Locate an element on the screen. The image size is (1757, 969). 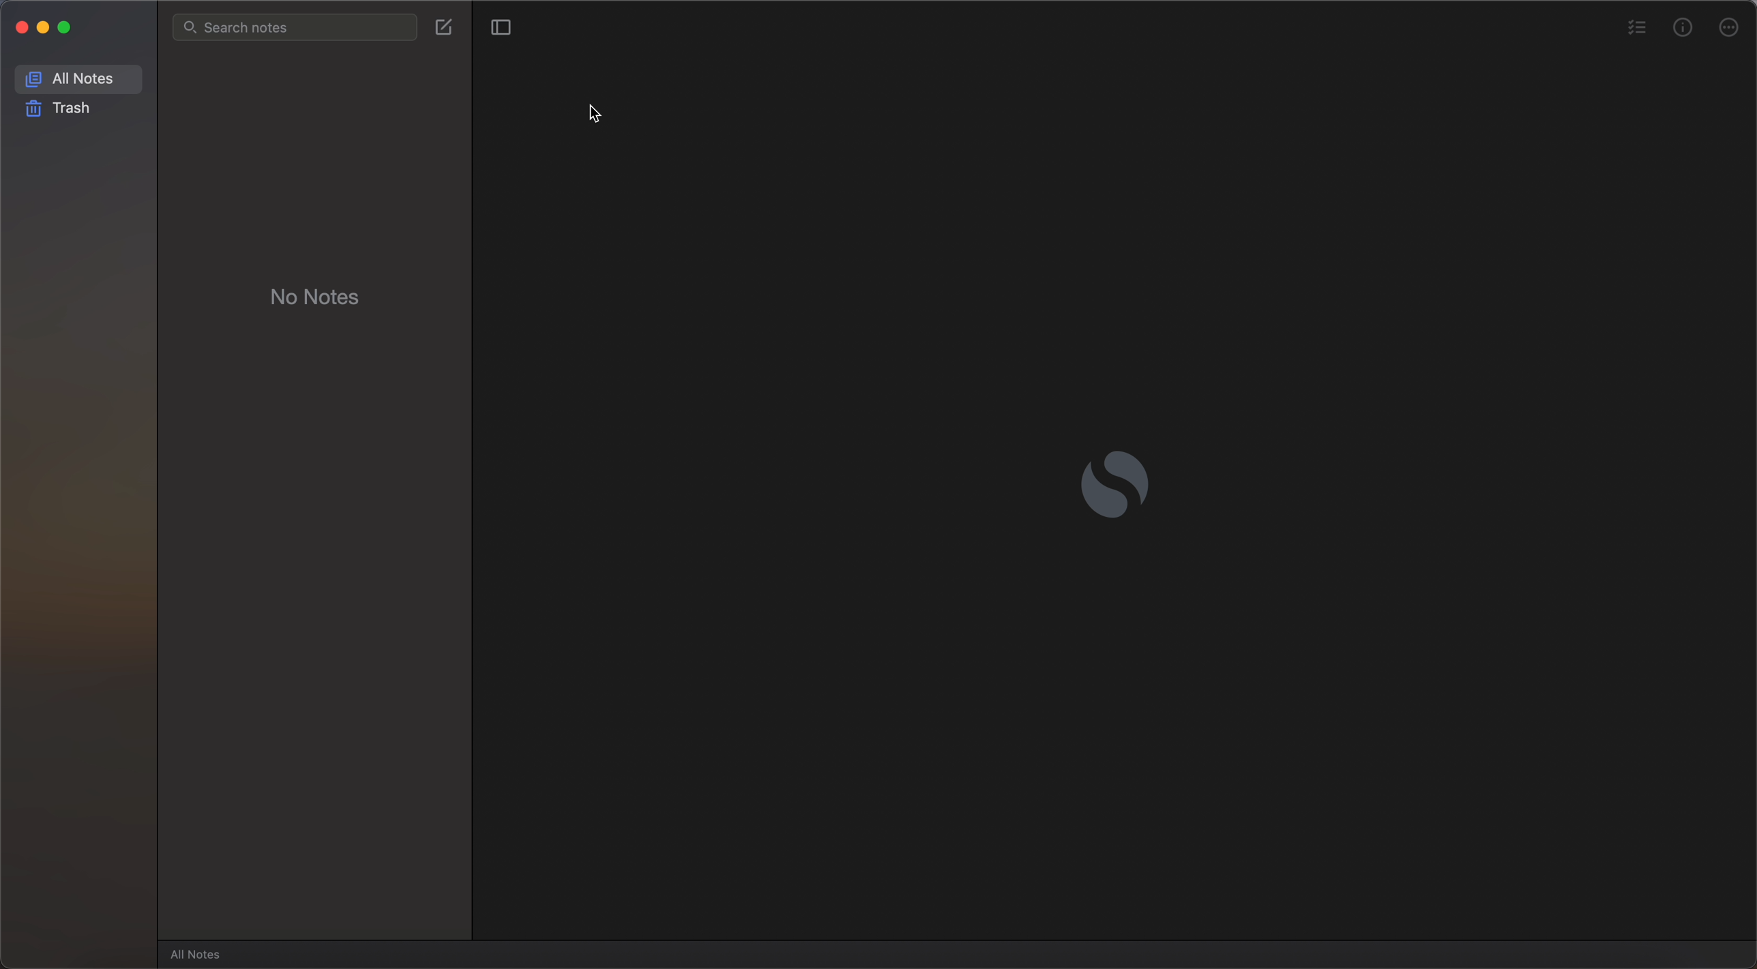
close Simplenote is located at coordinates (20, 27).